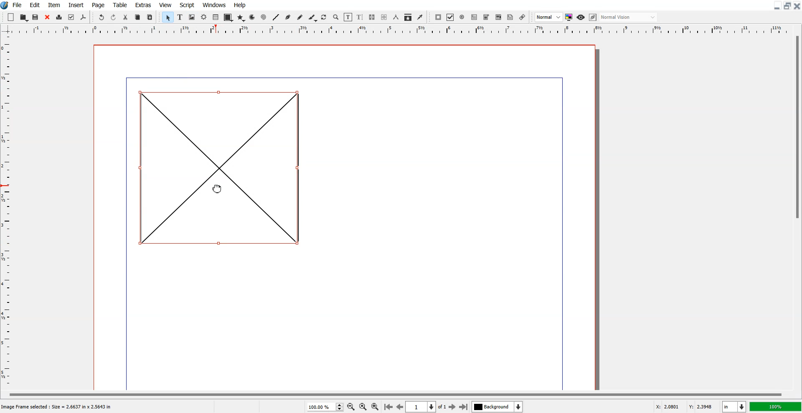  What do you see at coordinates (8, 212) in the screenshot?
I see `Horizontal Scale` at bounding box center [8, 212].